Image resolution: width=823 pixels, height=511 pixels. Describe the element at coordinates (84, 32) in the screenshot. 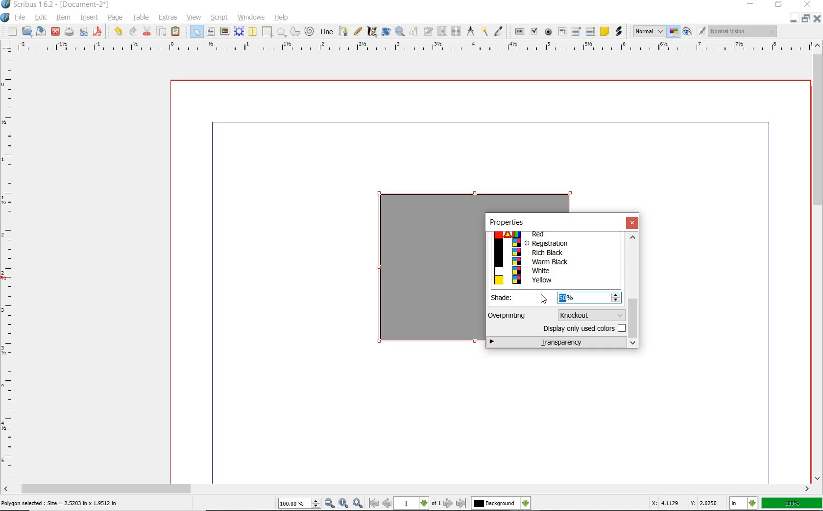

I see `preflight verifier` at that location.